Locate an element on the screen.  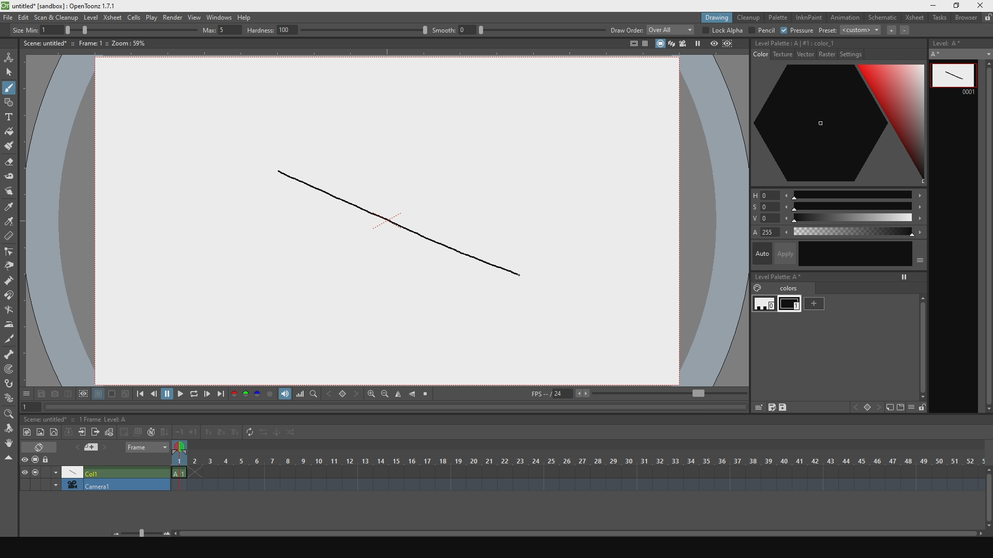
icon is located at coordinates (899, 407).